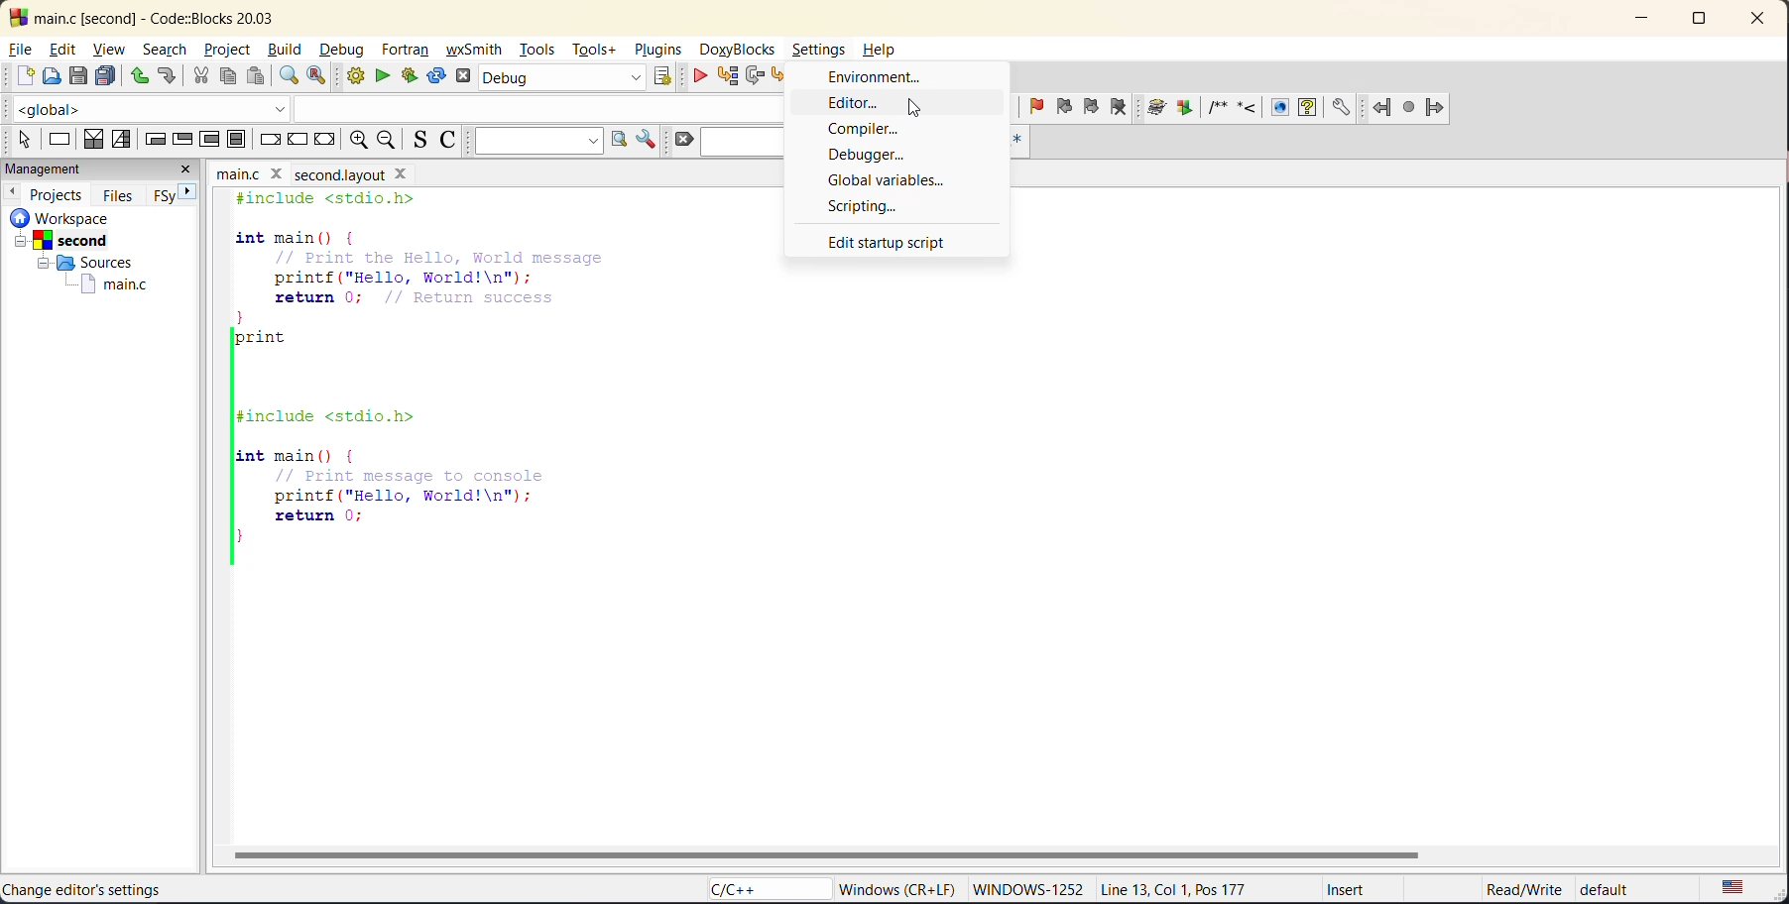 The height and width of the screenshot is (904, 1789). Describe the element at coordinates (123, 139) in the screenshot. I see `selection` at that location.